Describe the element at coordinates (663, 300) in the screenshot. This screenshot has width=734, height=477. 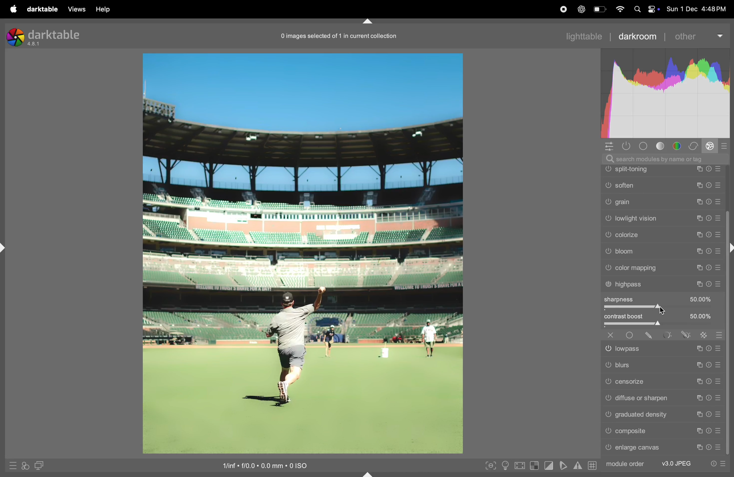
I see `bloom` at that location.